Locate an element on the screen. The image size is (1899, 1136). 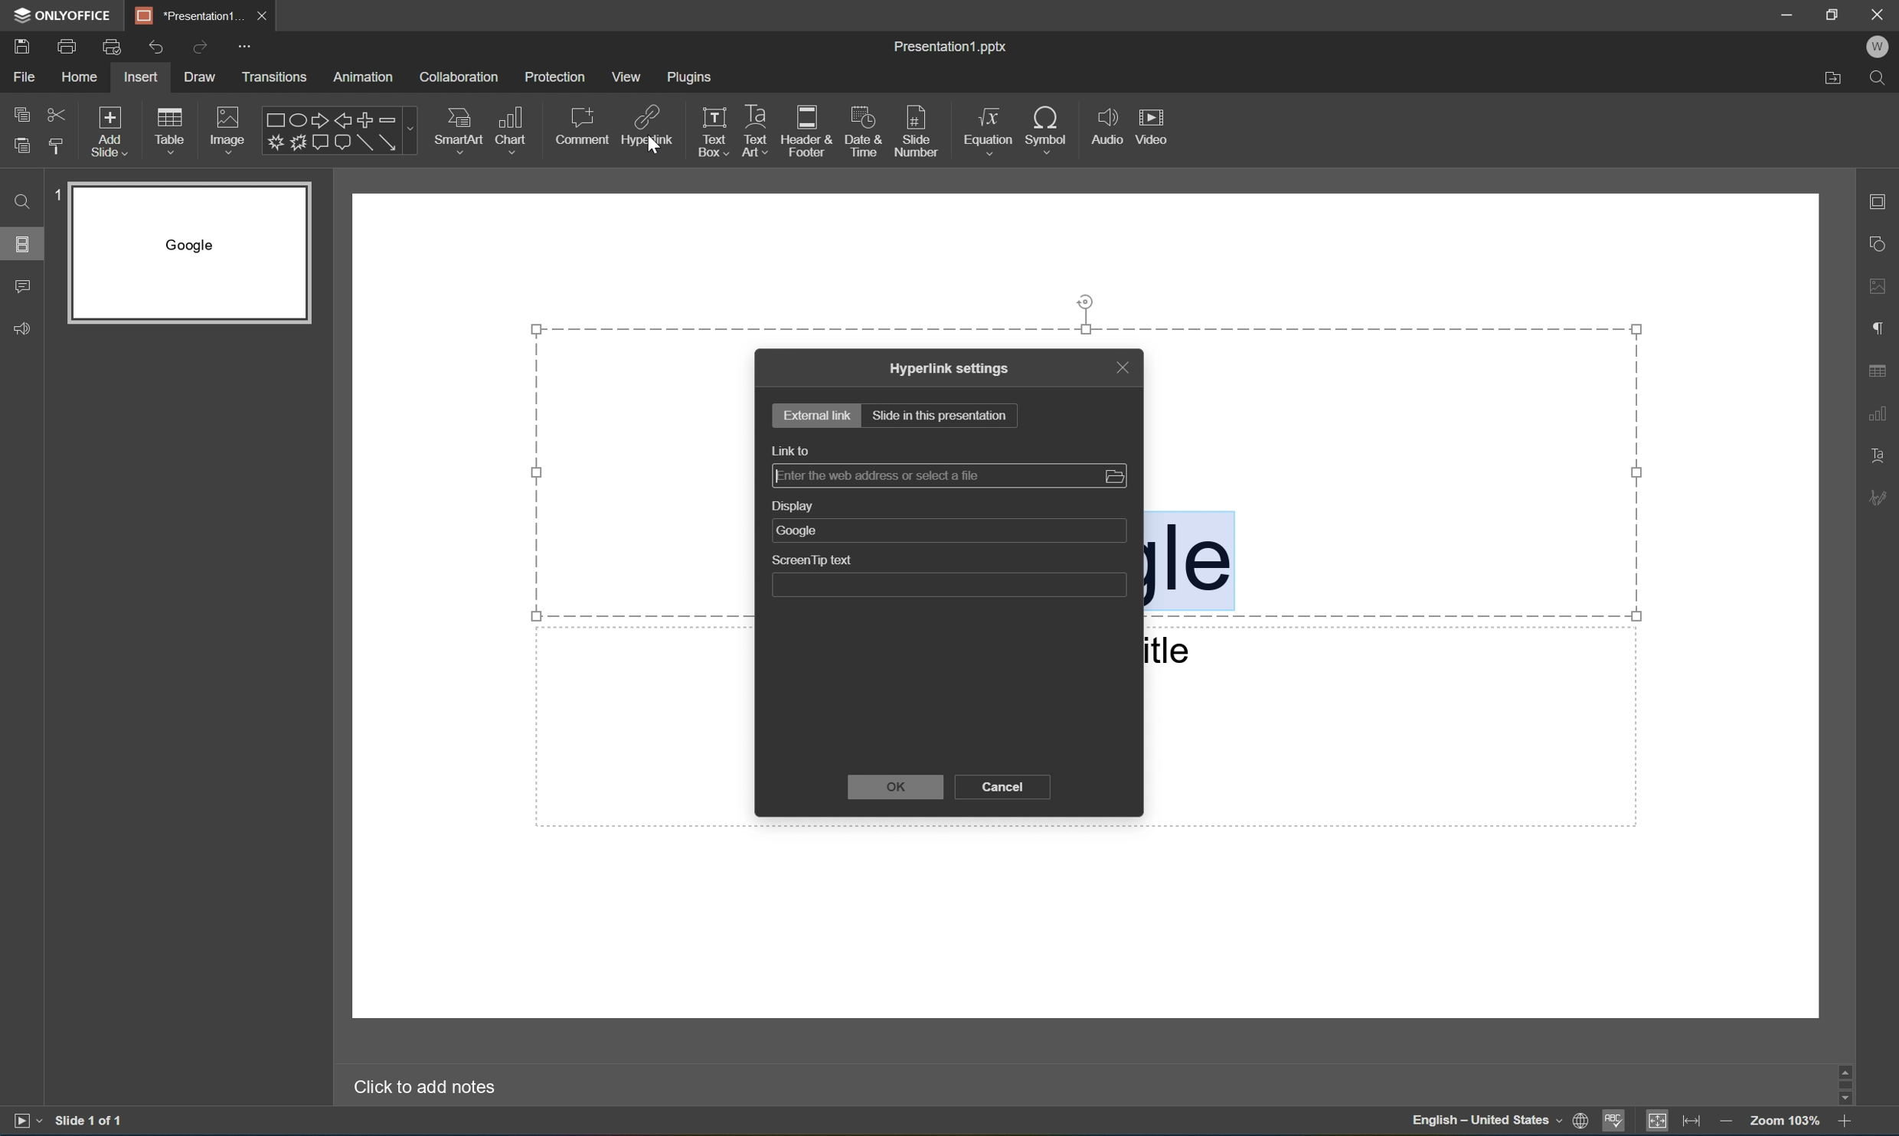
Comments is located at coordinates (21, 289).